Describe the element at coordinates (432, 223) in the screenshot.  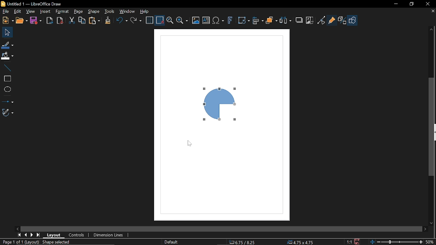
I see `Move down` at that location.